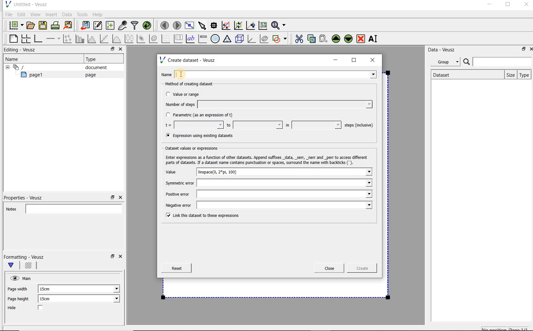  I want to click on Page height, so click(20, 300).